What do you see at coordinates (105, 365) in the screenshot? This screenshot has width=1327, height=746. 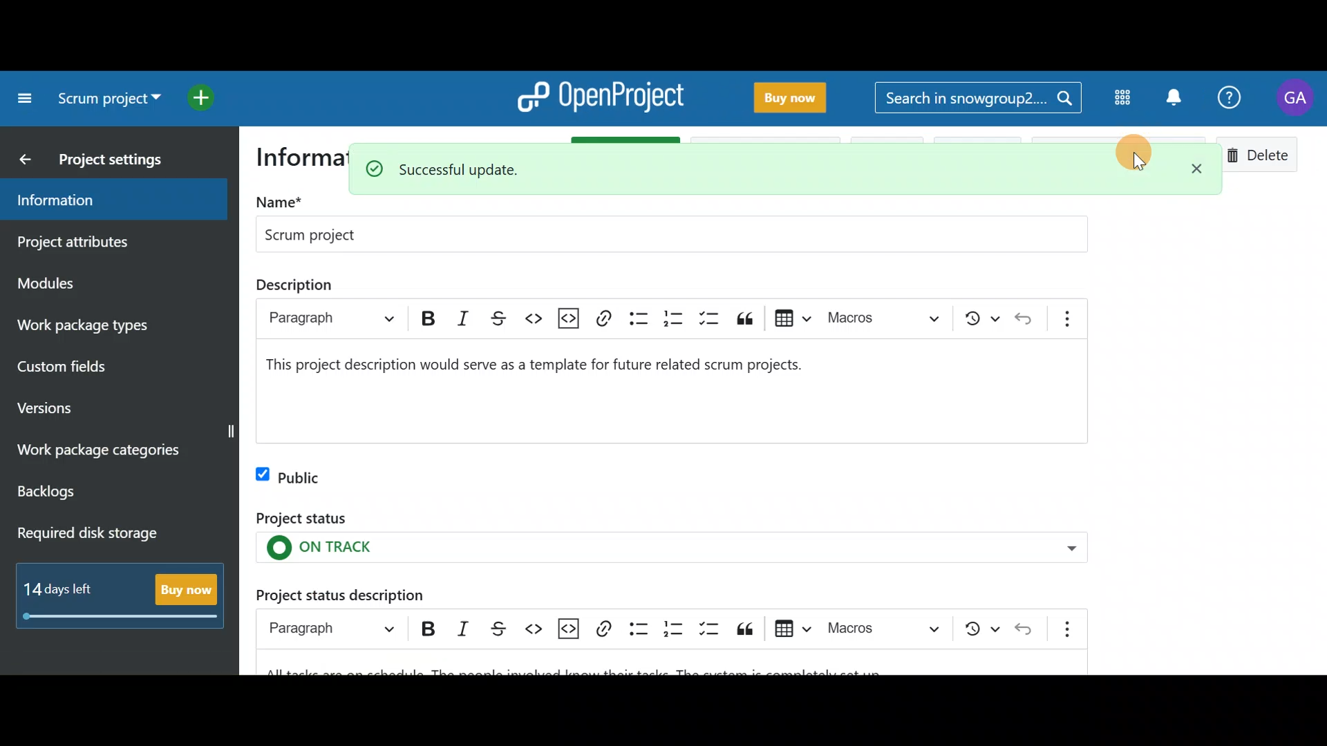 I see `Custom fields` at bounding box center [105, 365].